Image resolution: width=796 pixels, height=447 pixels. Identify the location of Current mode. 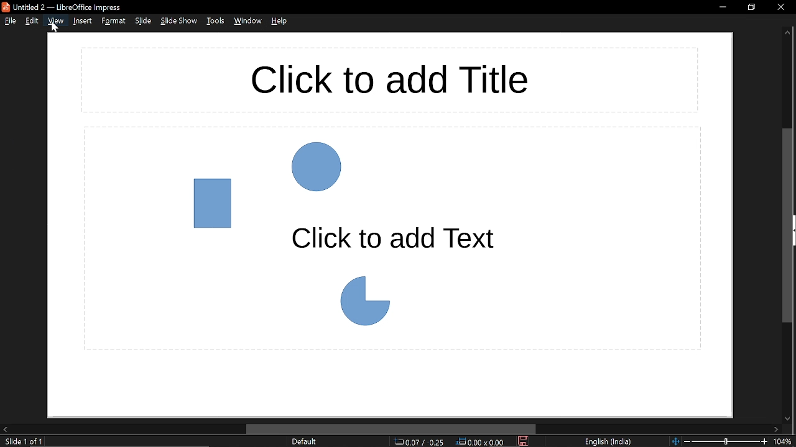
(307, 442).